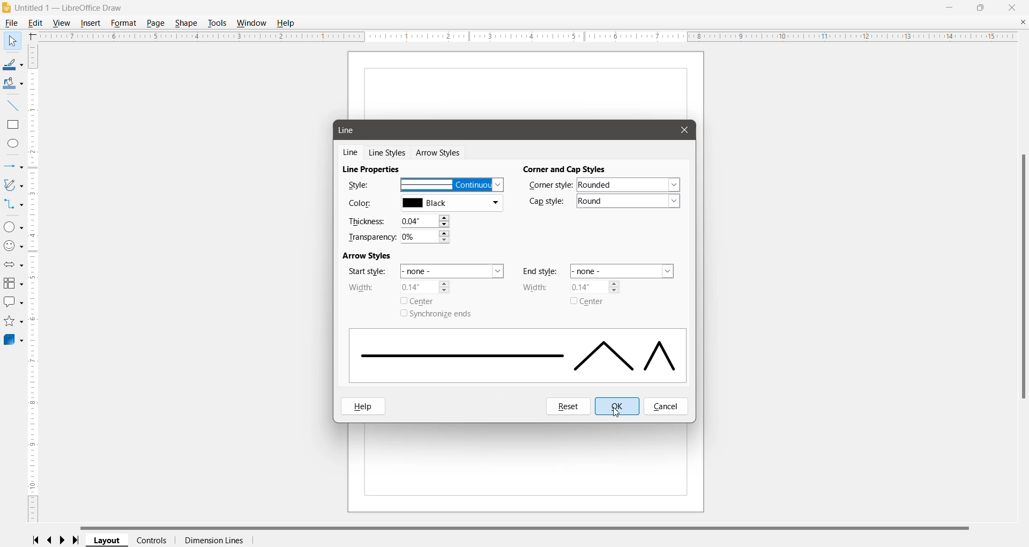  Describe the element at coordinates (666, 406) in the screenshot. I see `Cancel` at that location.